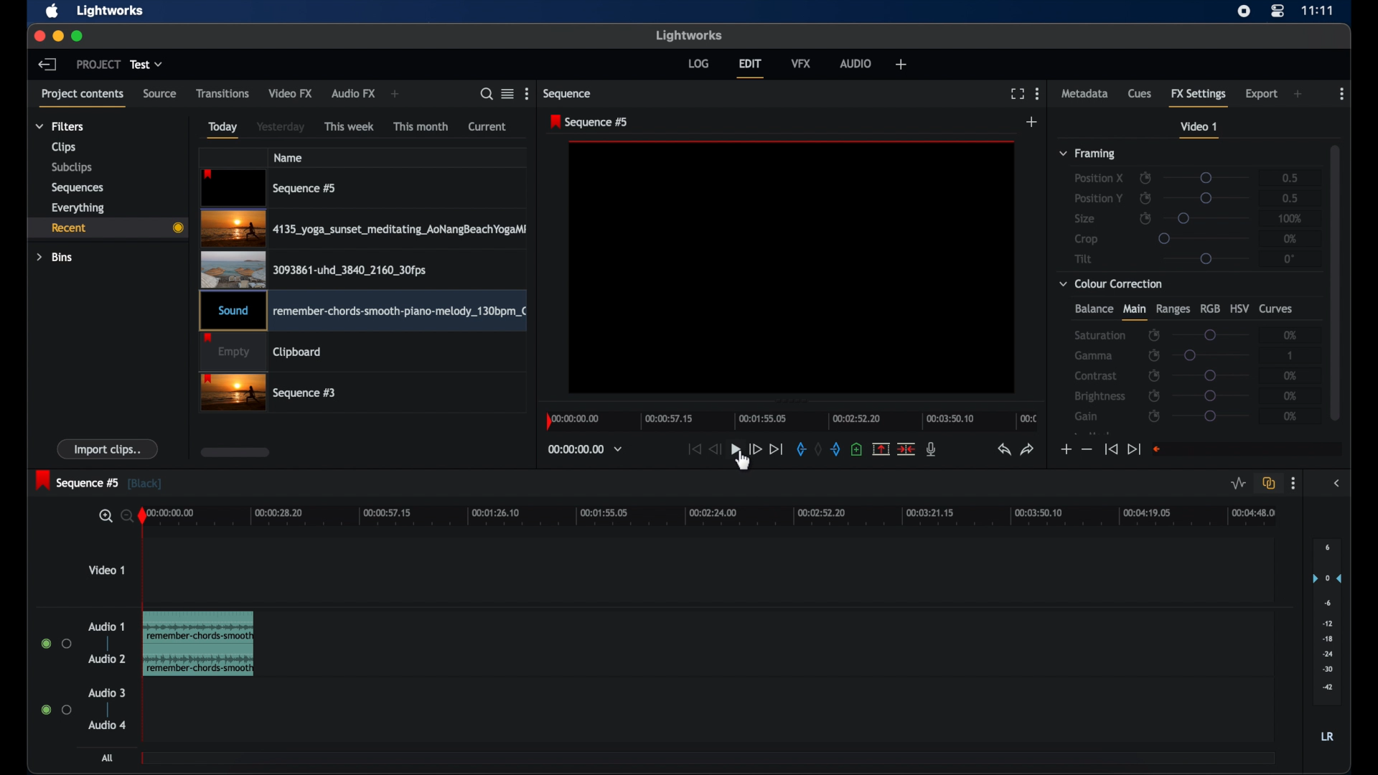 This screenshot has width=1378, height=775. Describe the element at coordinates (1248, 449) in the screenshot. I see `empty field` at that location.